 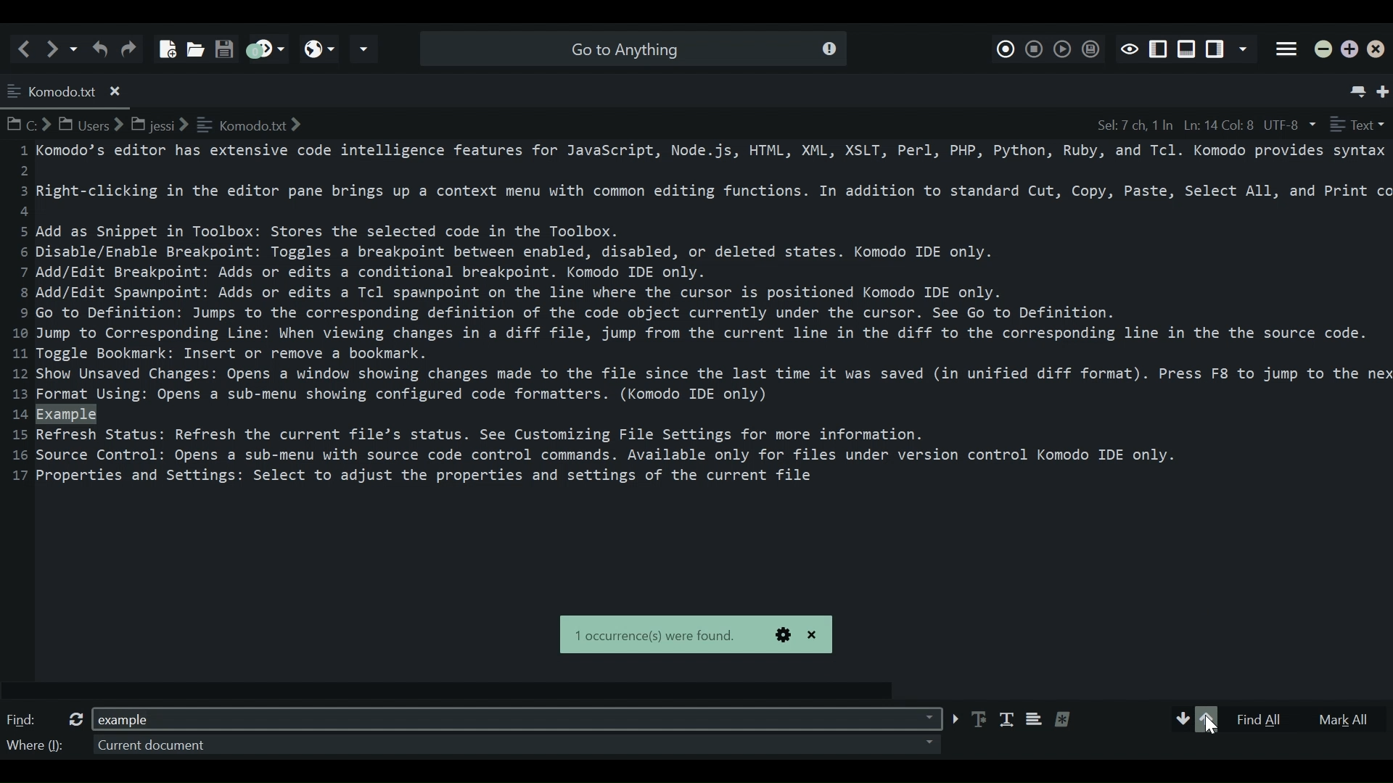 I want to click on Search, so click(x=630, y=48).